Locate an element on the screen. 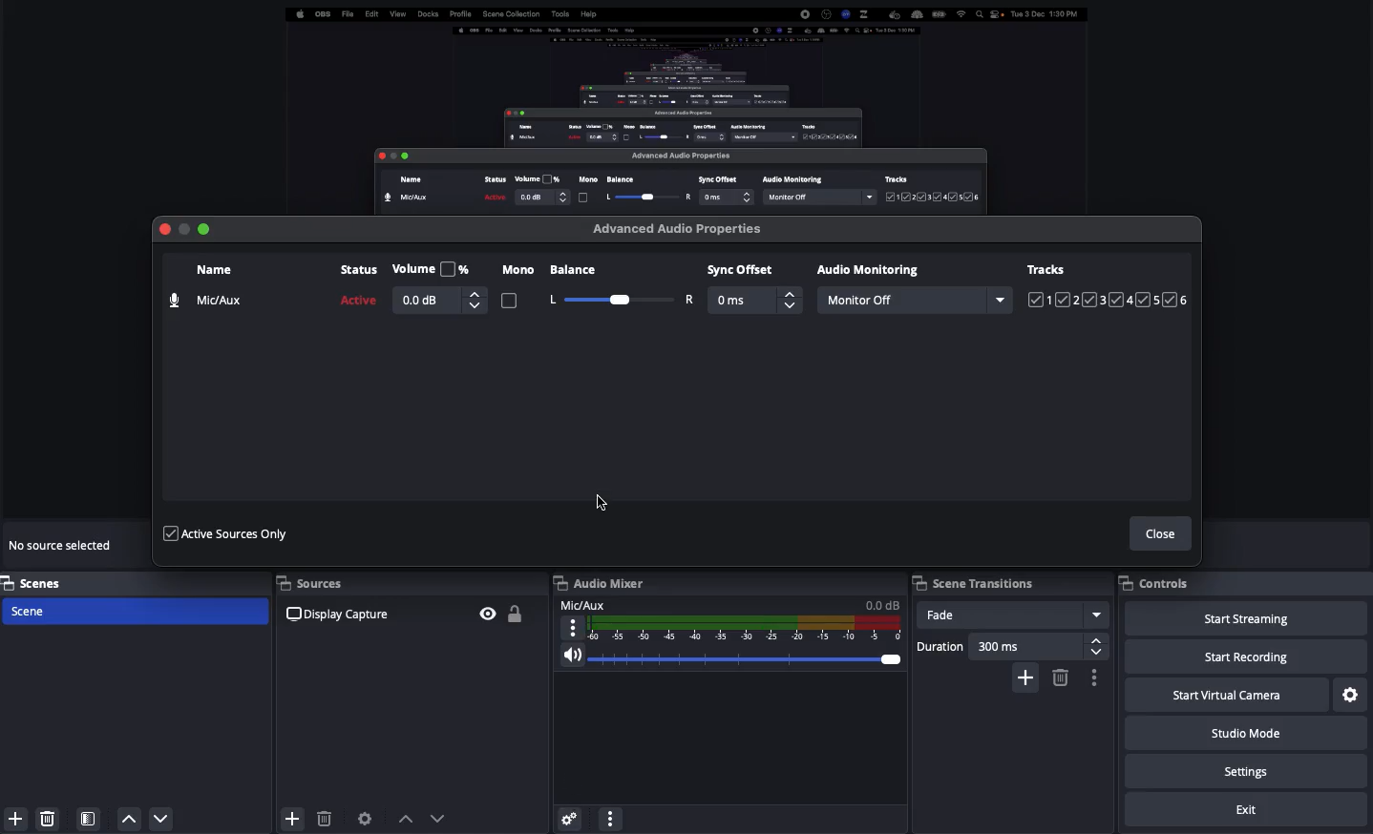 This screenshot has width=1373, height=834. Tracks is located at coordinates (1109, 286).